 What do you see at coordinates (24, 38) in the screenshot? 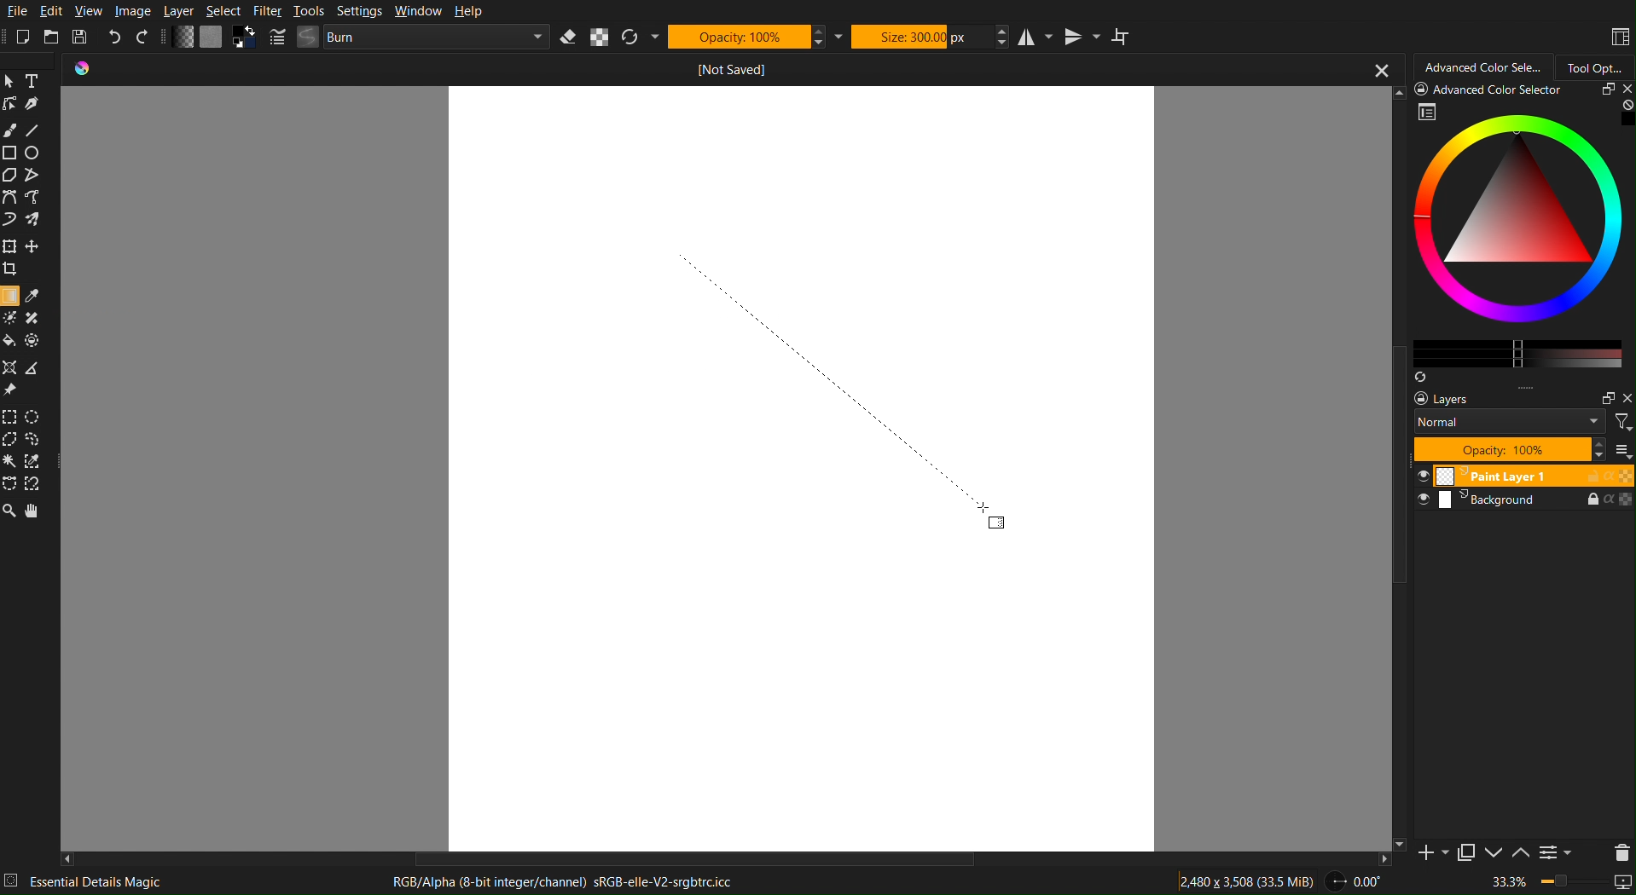
I see `New` at bounding box center [24, 38].